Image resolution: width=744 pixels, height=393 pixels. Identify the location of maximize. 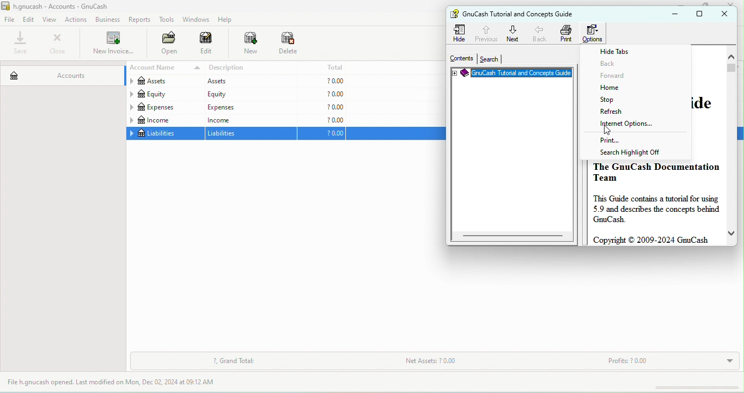
(702, 14).